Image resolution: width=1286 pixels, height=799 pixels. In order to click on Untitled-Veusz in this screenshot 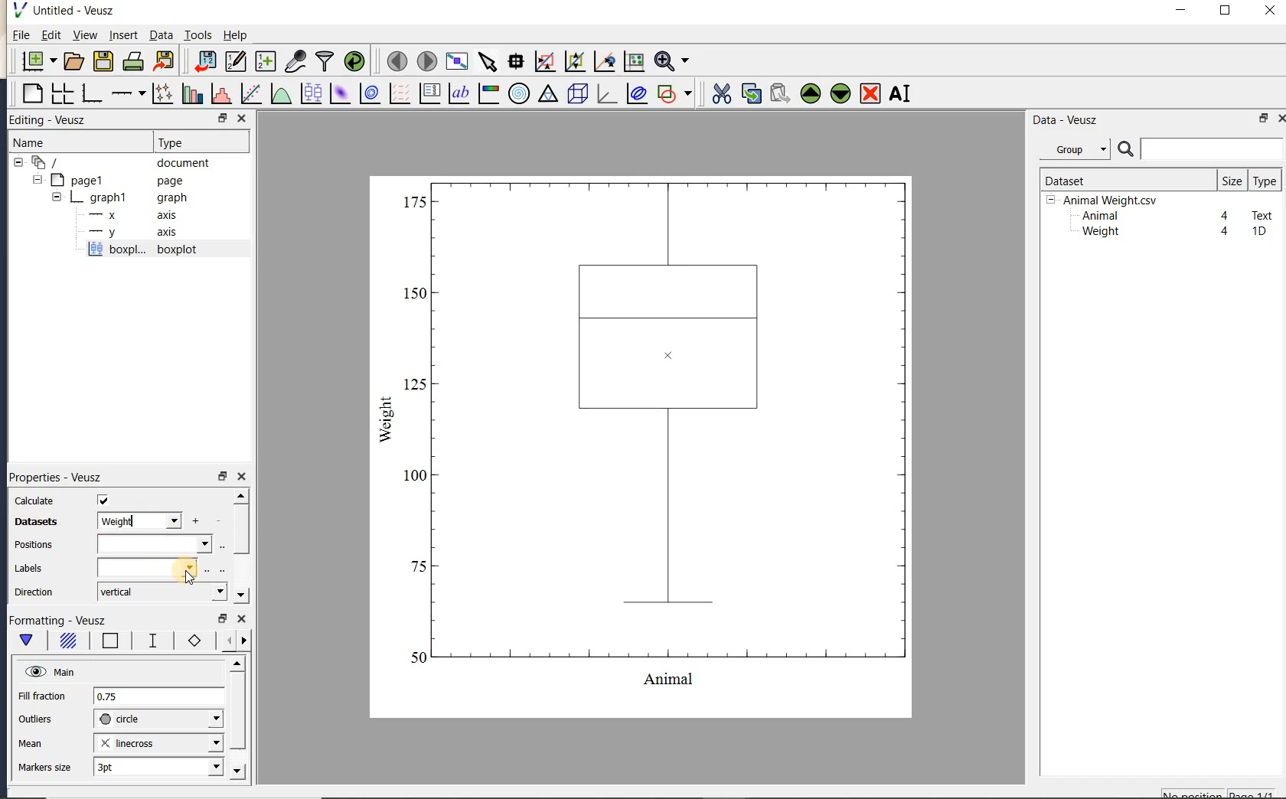, I will do `click(68, 11)`.